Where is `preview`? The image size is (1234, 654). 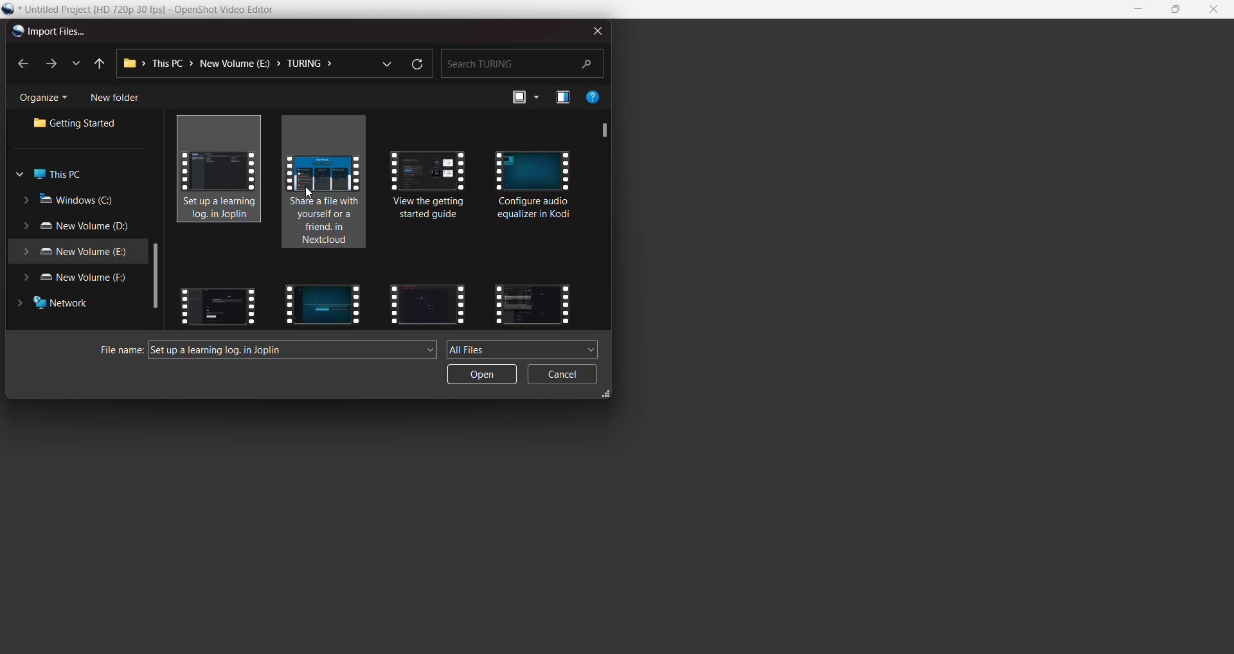 preview is located at coordinates (563, 98).